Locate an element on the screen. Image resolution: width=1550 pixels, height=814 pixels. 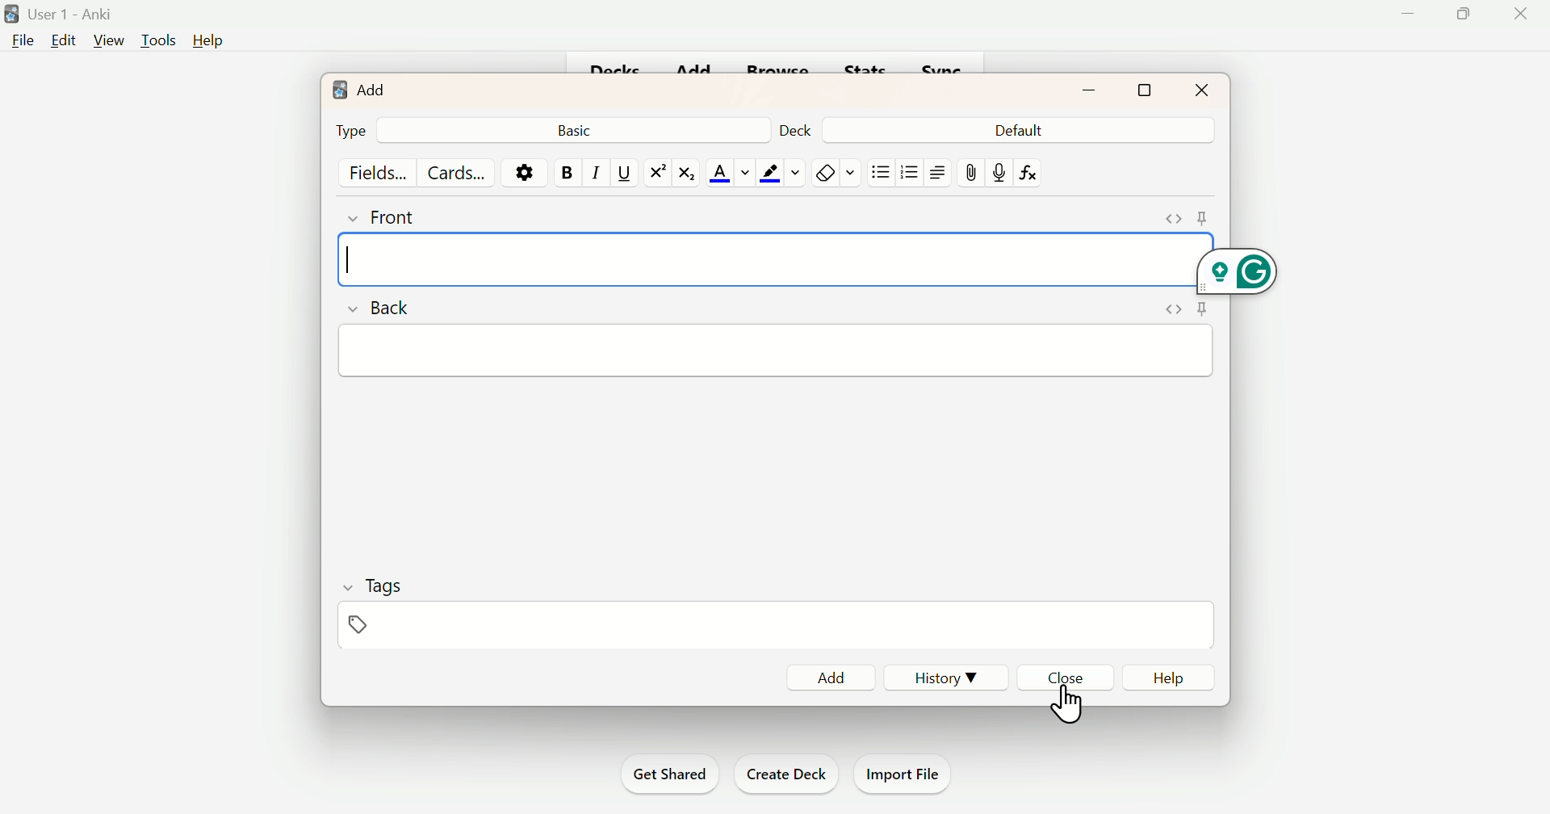
minimize is located at coordinates (1088, 90).